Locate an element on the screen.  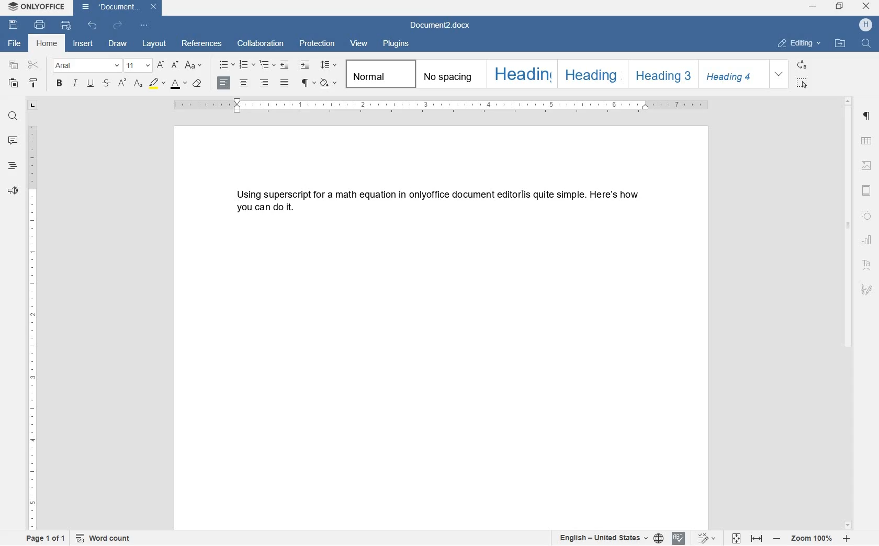
draw is located at coordinates (121, 43).